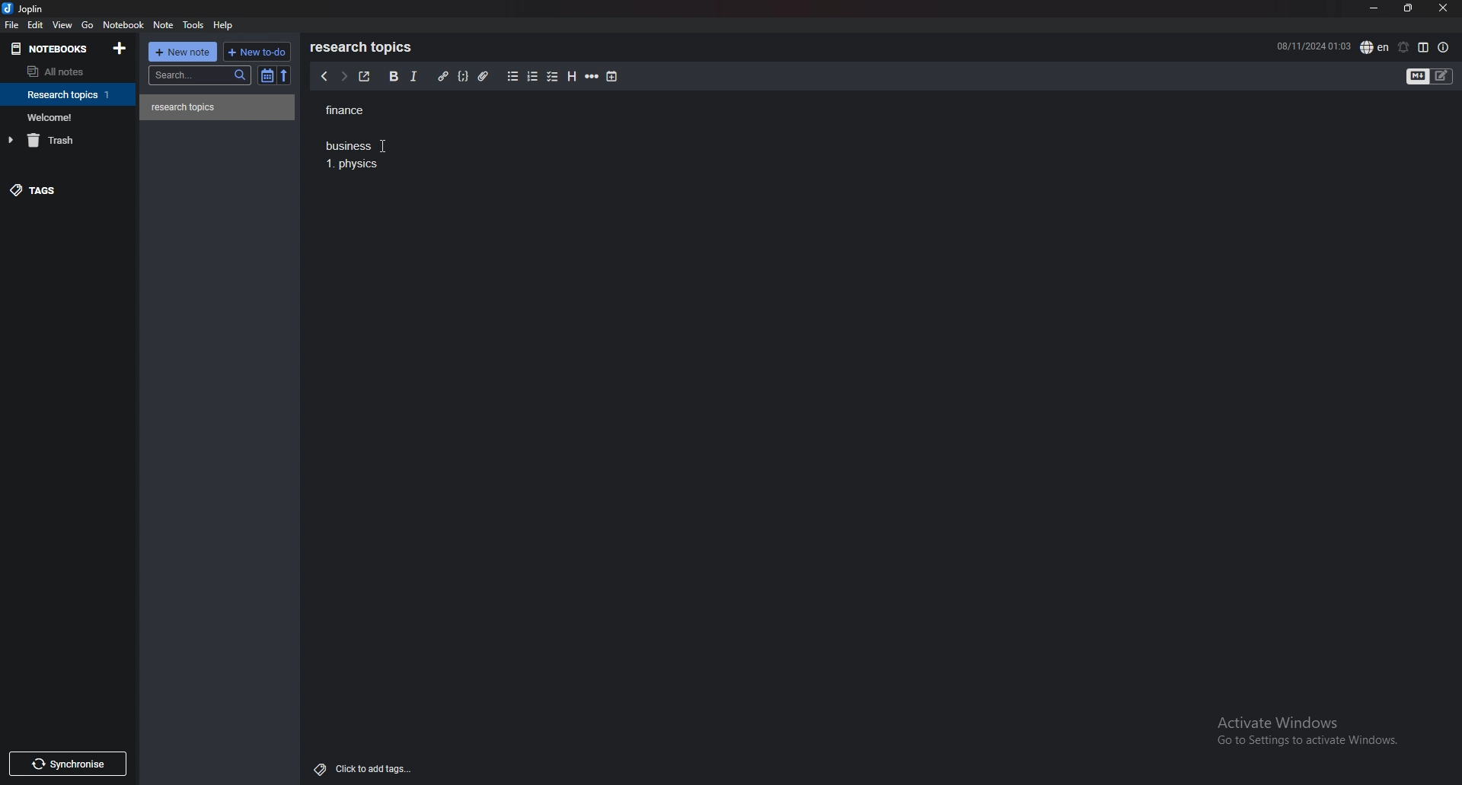  Describe the element at coordinates (71, 763) in the screenshot. I see `Synchronise` at that location.